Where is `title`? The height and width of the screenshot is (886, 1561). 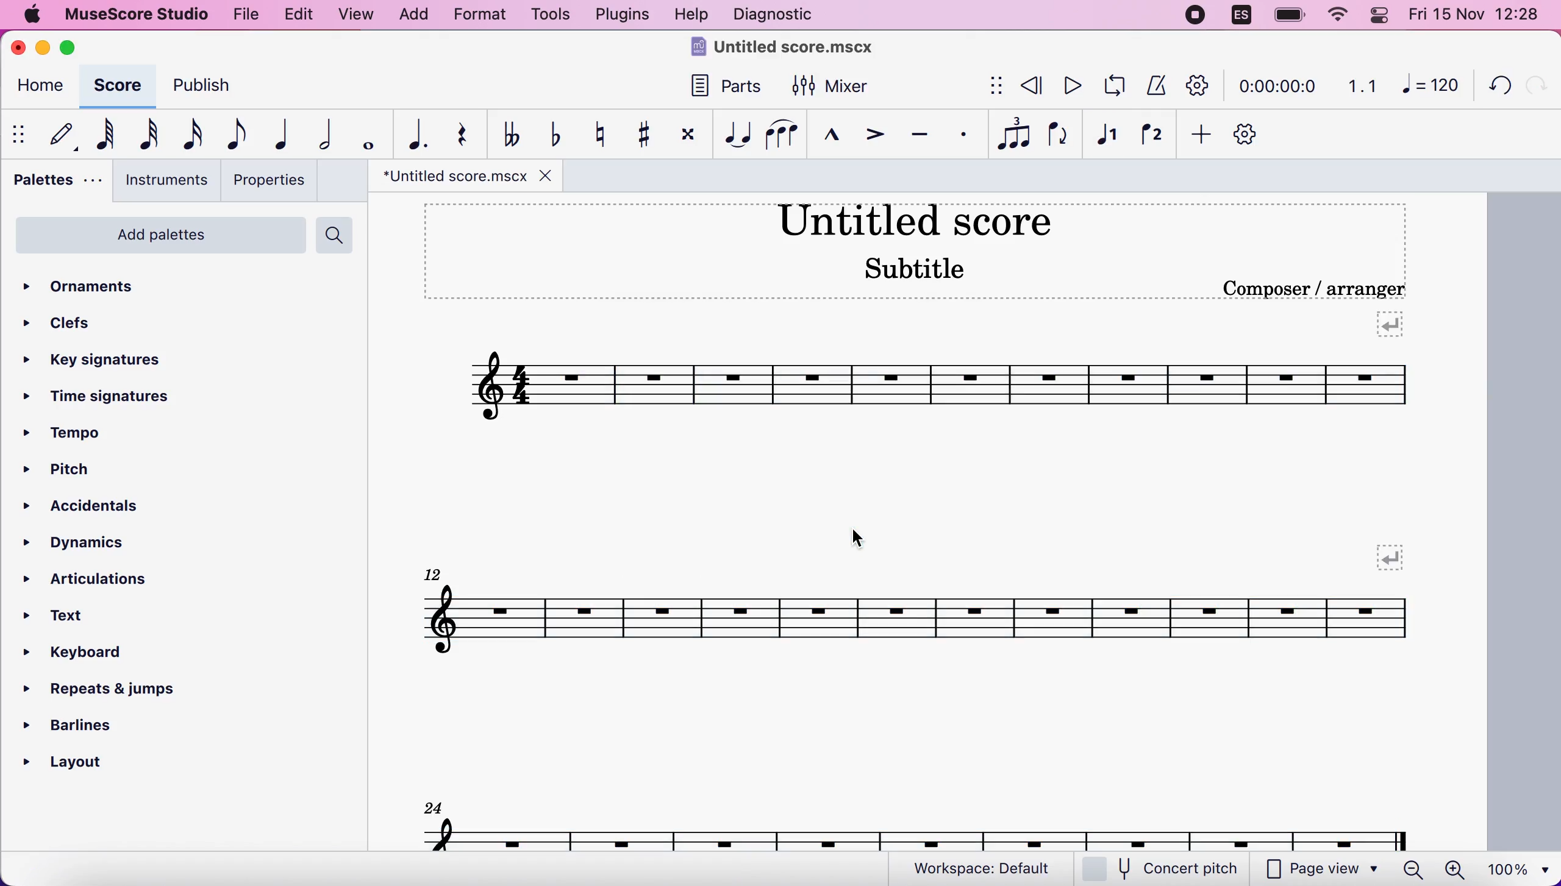 title is located at coordinates (913, 219).